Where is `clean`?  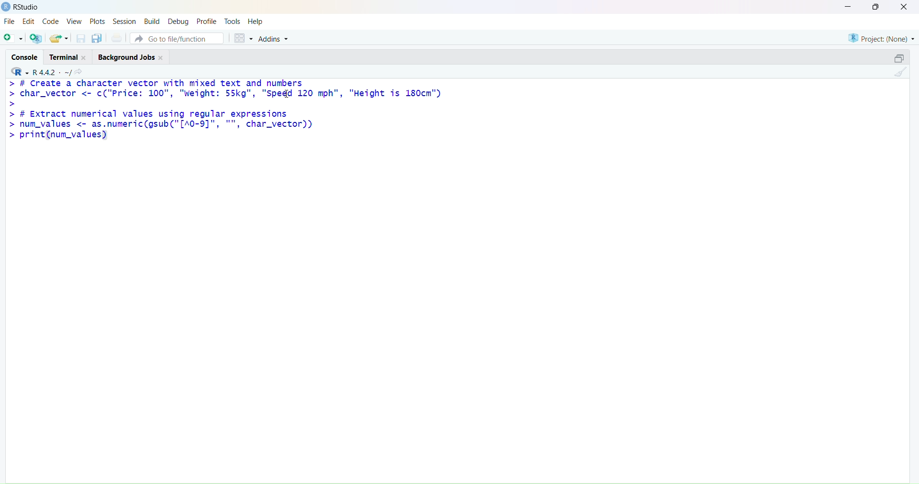
clean is located at coordinates (901, 71).